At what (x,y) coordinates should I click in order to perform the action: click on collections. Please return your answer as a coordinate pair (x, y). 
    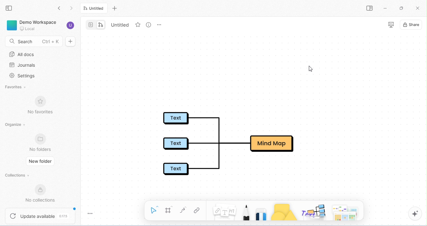
    Looking at the image, I should click on (18, 174).